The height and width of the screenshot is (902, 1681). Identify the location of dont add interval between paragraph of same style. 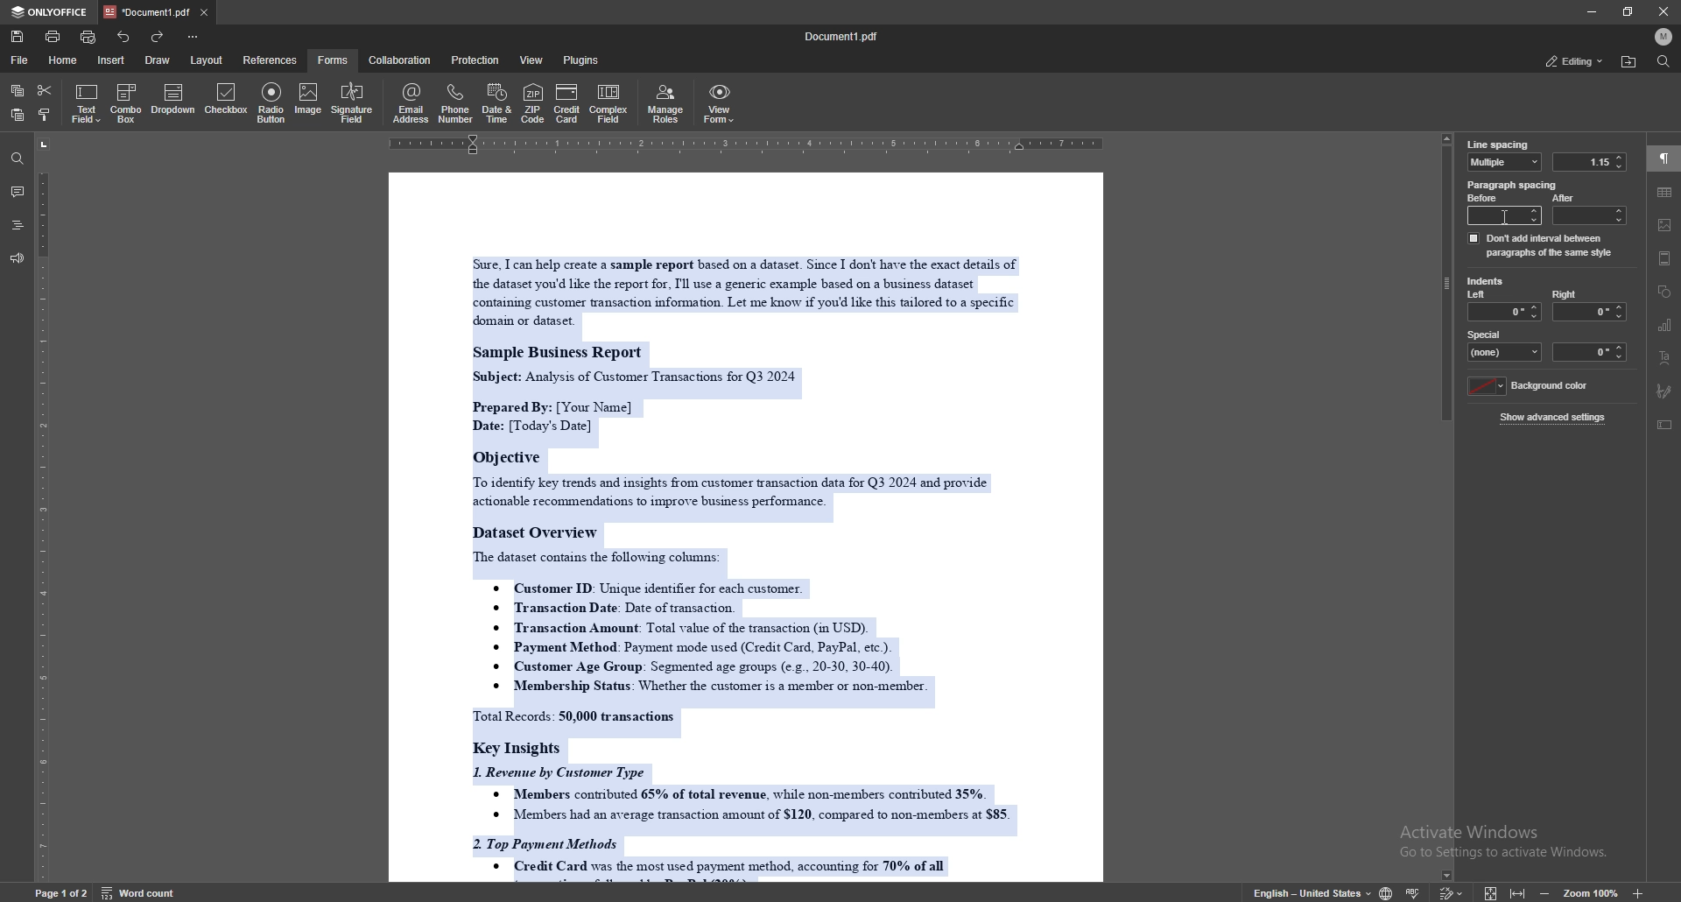
(1541, 244).